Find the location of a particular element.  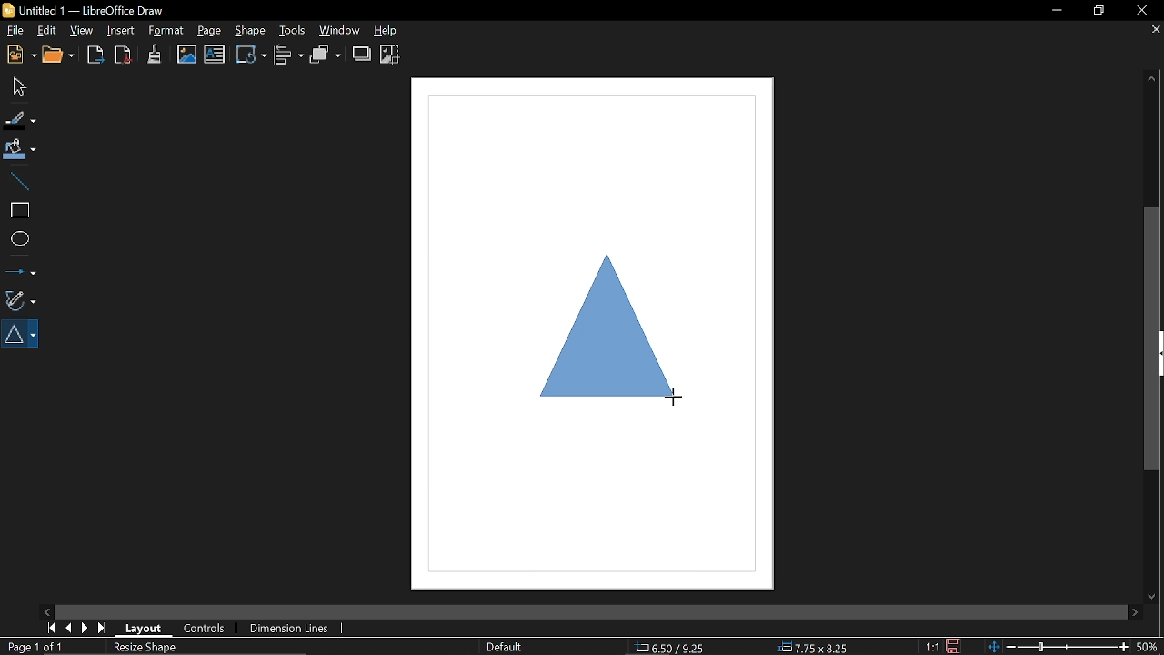

Export is located at coordinates (96, 56).